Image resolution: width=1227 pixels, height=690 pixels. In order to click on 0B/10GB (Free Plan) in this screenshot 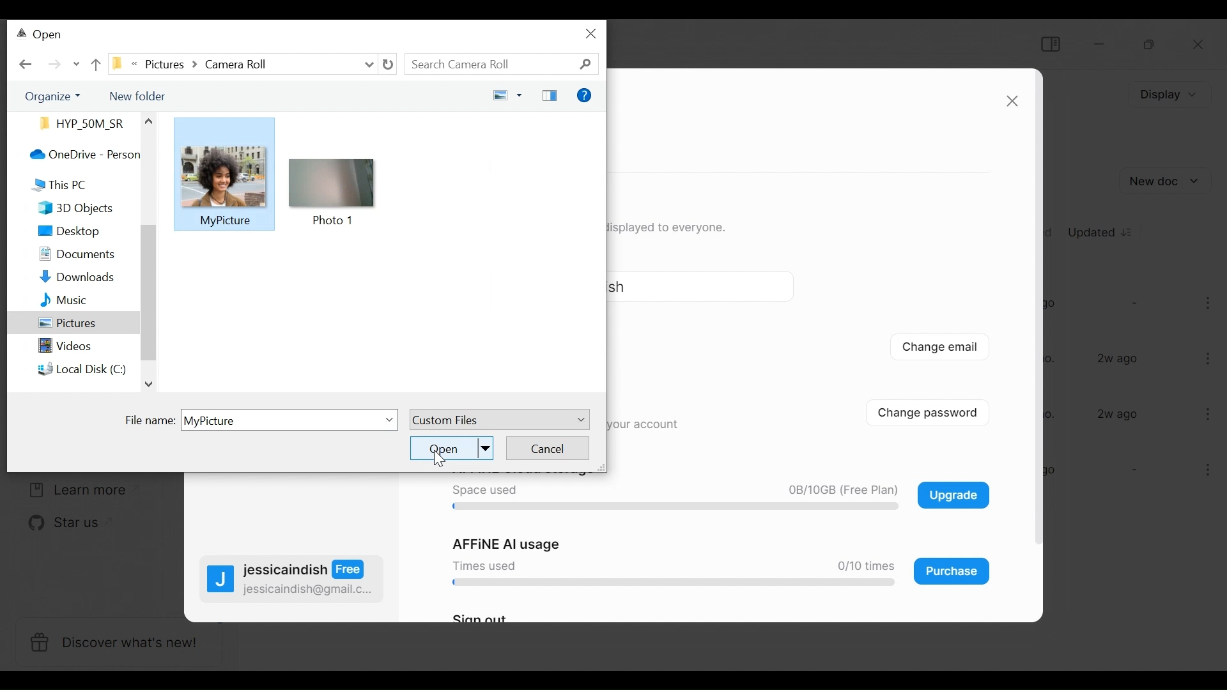, I will do `click(838, 491)`.